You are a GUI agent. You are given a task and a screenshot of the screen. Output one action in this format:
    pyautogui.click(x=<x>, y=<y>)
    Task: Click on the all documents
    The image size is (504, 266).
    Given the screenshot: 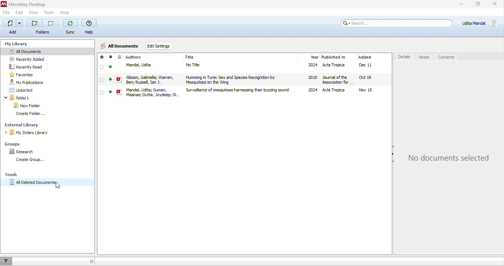 What is the action you would take?
    pyautogui.click(x=119, y=46)
    